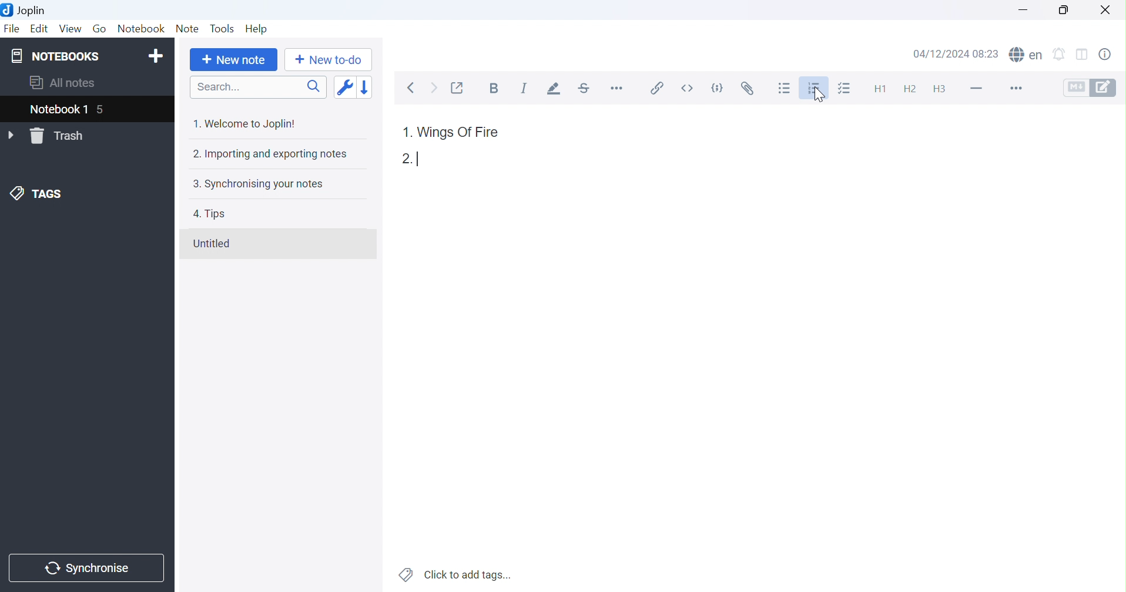 The width and height of the screenshot is (1126, 592). What do you see at coordinates (459, 132) in the screenshot?
I see `Wings of Fire` at bounding box center [459, 132].